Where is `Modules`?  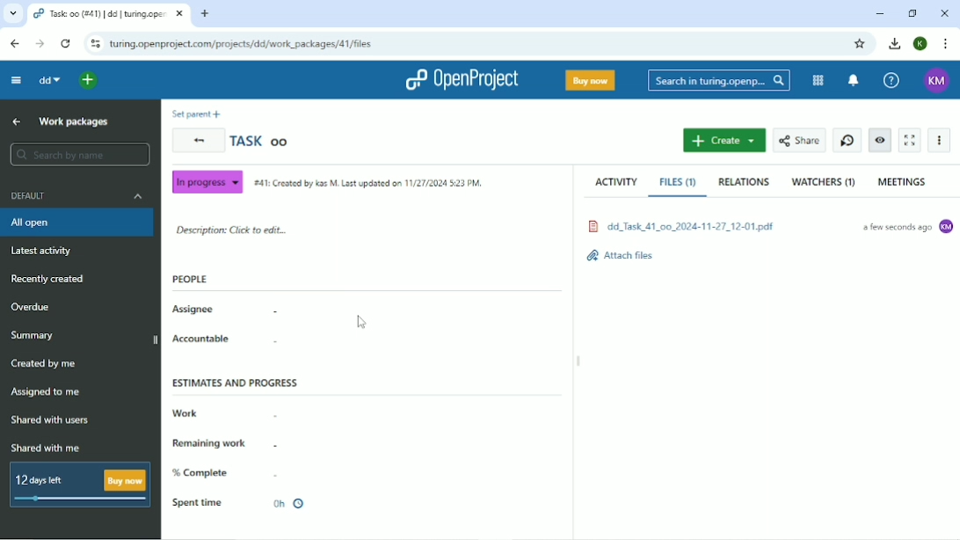 Modules is located at coordinates (818, 81).